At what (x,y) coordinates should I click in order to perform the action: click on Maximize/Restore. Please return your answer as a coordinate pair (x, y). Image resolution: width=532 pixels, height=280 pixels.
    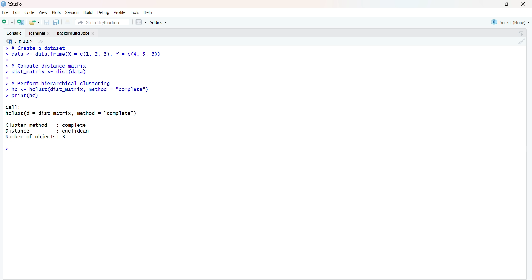
    Looking at the image, I should click on (509, 5).